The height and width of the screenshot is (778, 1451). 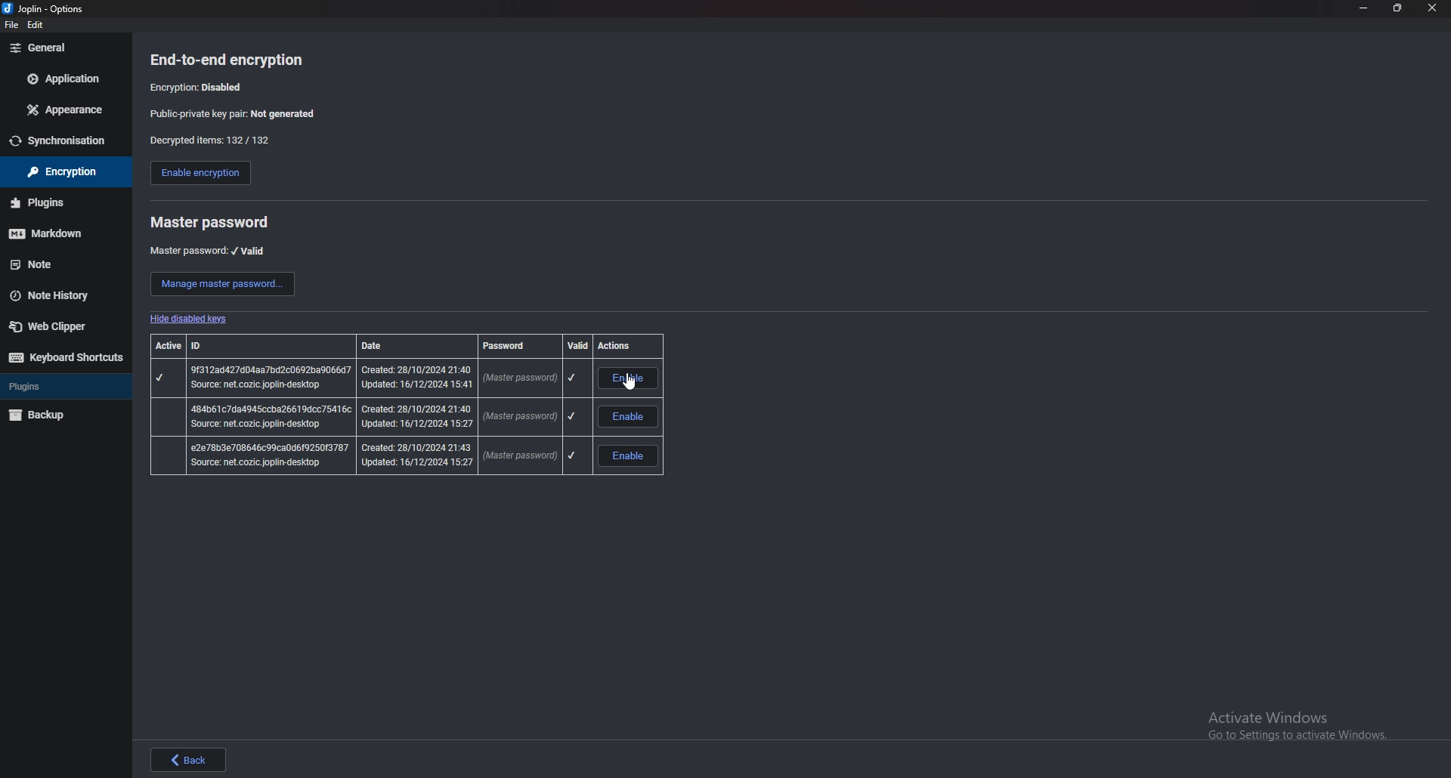 What do you see at coordinates (216, 140) in the screenshot?
I see `decrypted items` at bounding box center [216, 140].